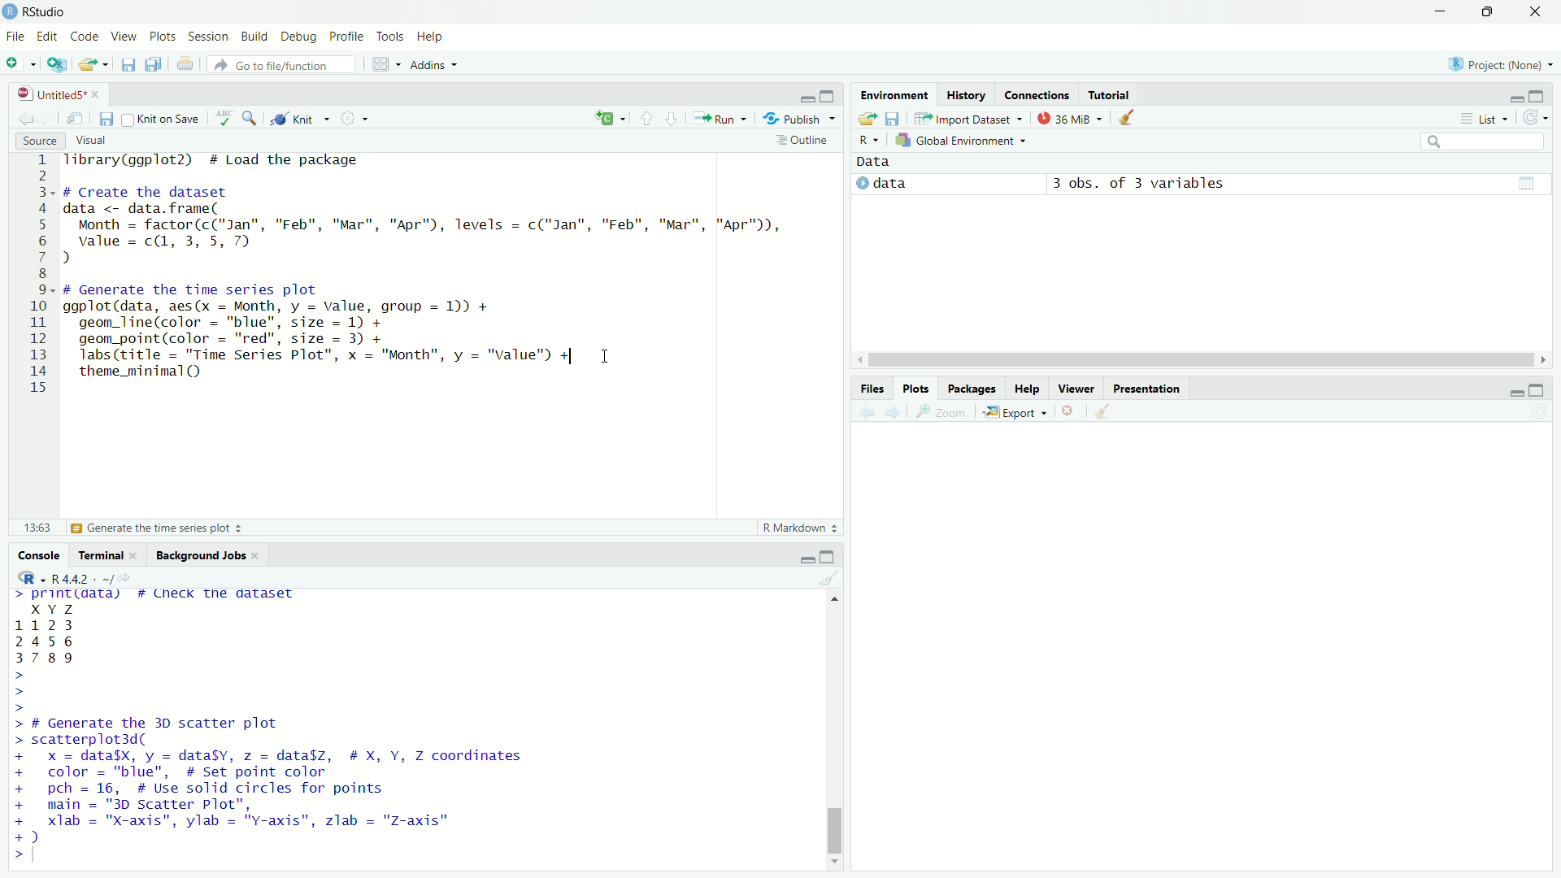 Image resolution: width=1561 pixels, height=878 pixels. What do you see at coordinates (98, 554) in the screenshot?
I see `terminal` at bounding box center [98, 554].